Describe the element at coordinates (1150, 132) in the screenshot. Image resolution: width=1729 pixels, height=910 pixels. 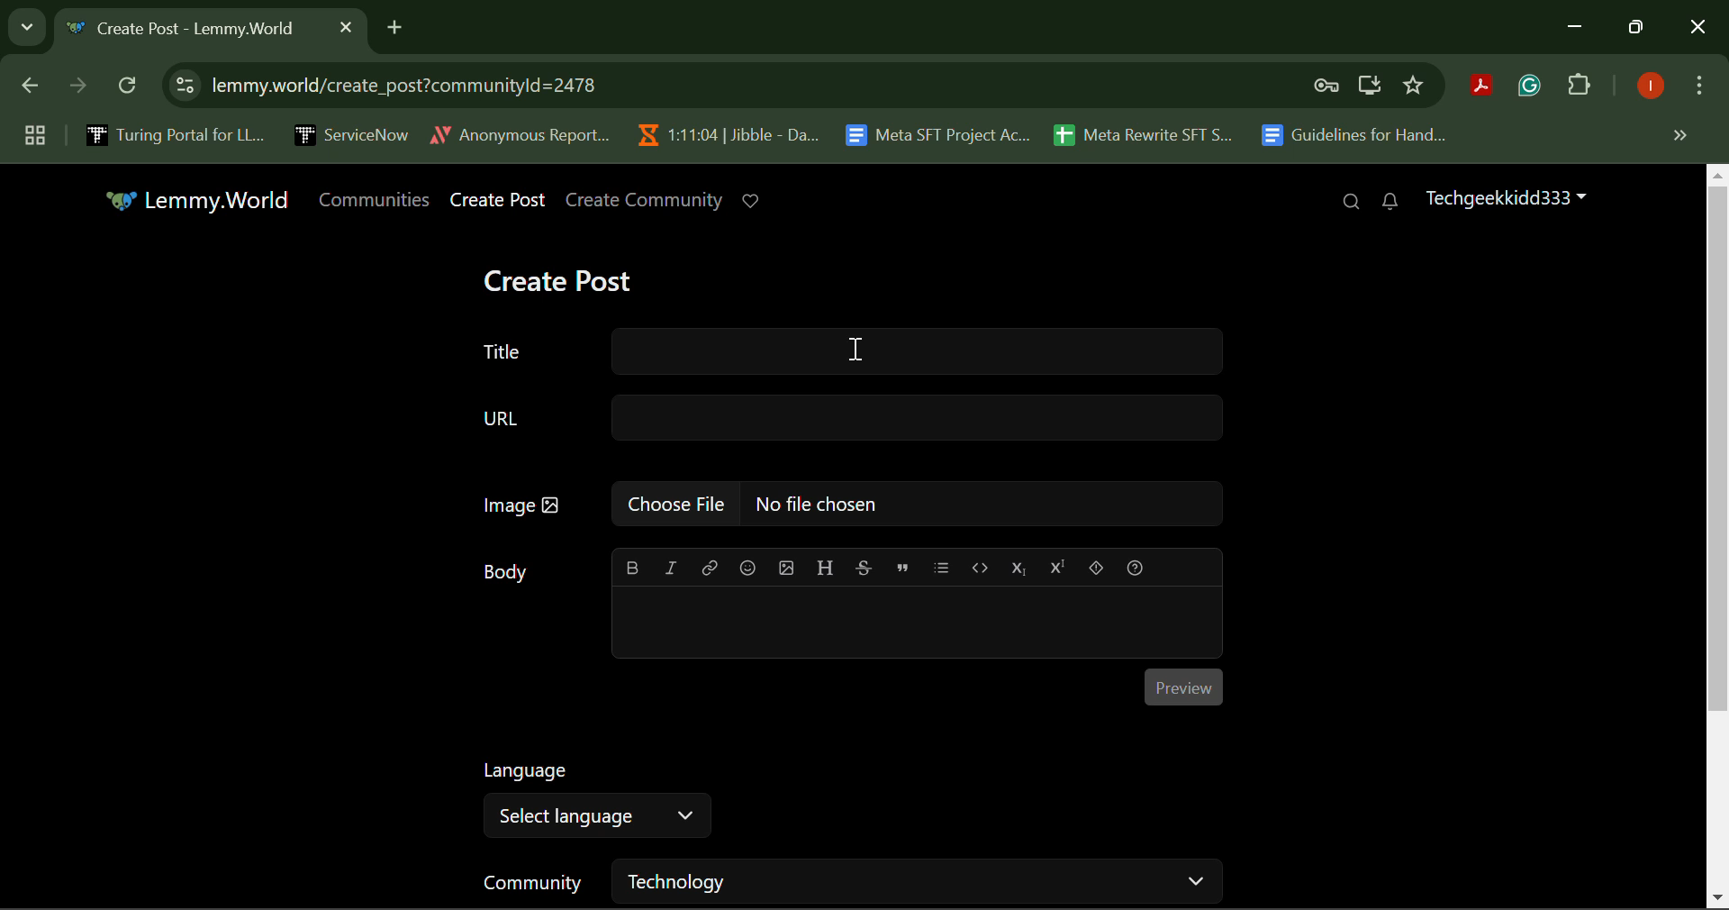
I see `Meta Rewrite SFT` at that location.